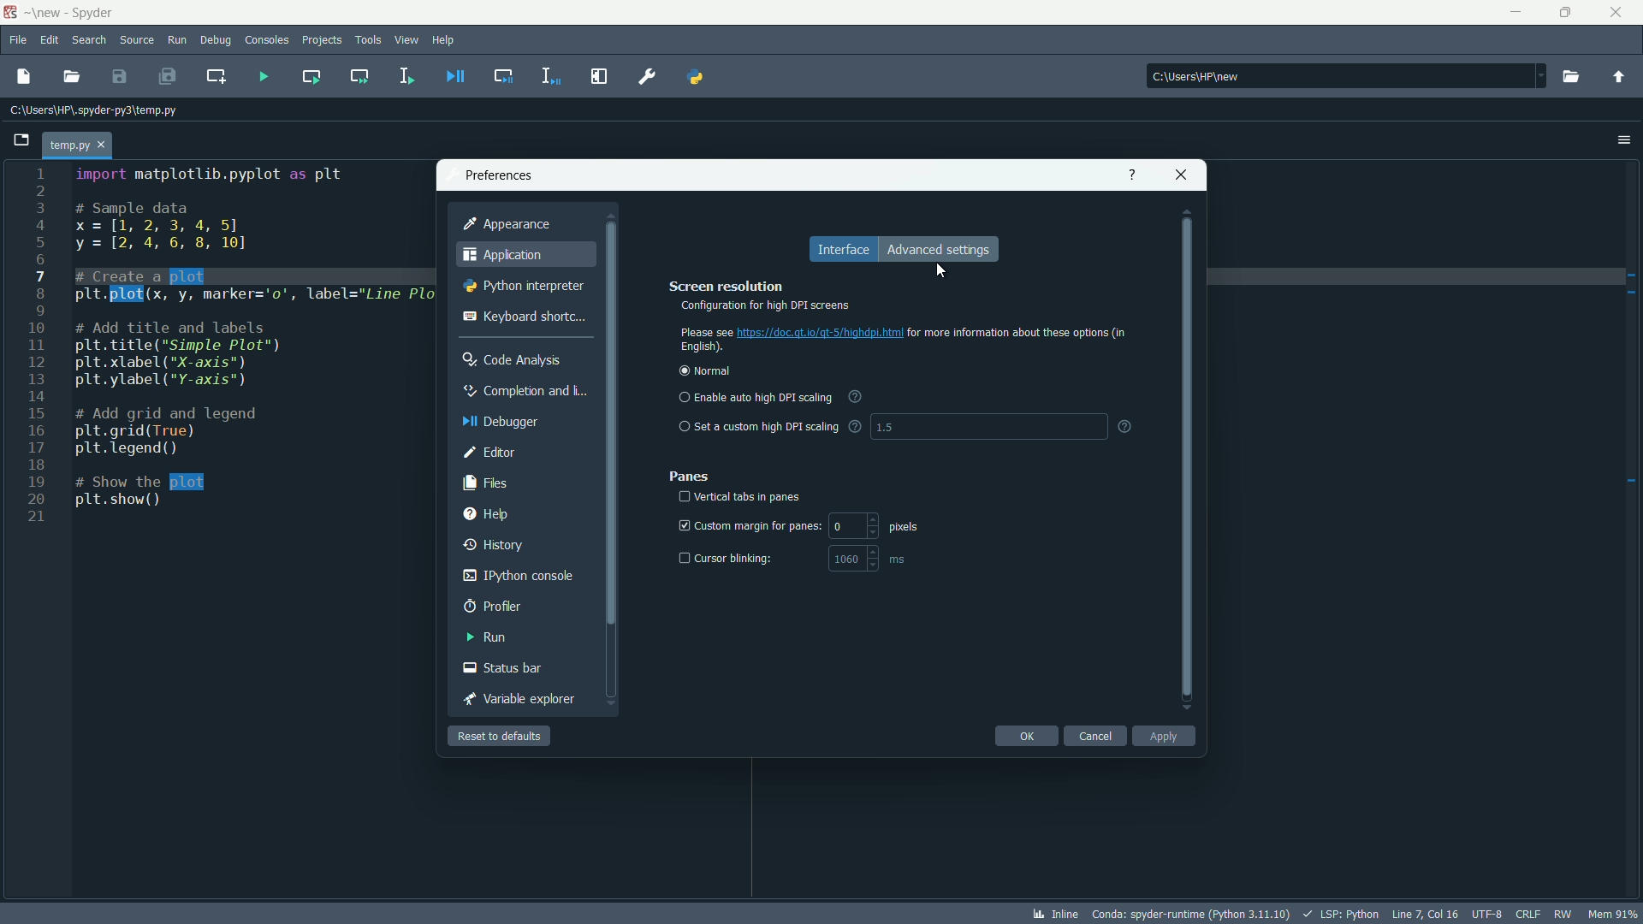 Image resolution: width=1643 pixels, height=924 pixels. Describe the element at coordinates (1427, 914) in the screenshot. I see `cursor position` at that location.